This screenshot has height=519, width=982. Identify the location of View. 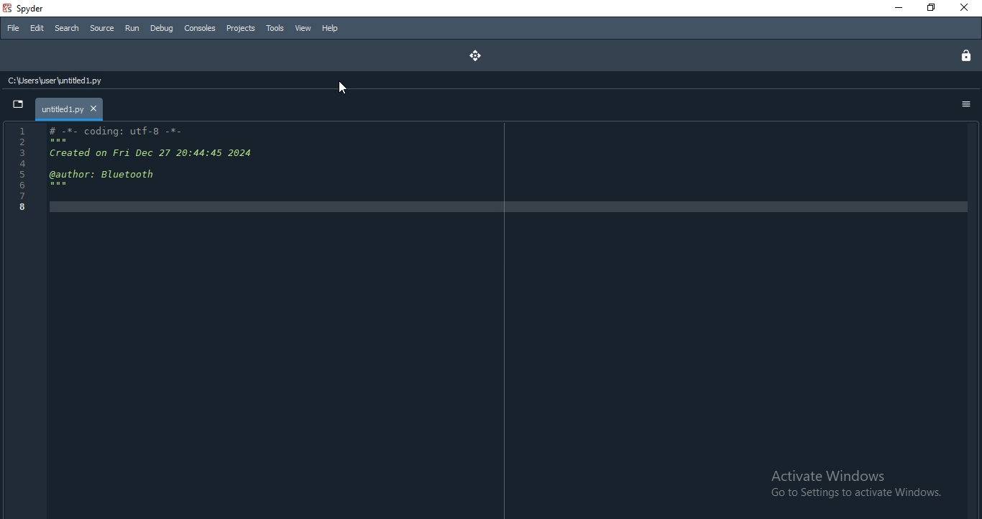
(303, 28).